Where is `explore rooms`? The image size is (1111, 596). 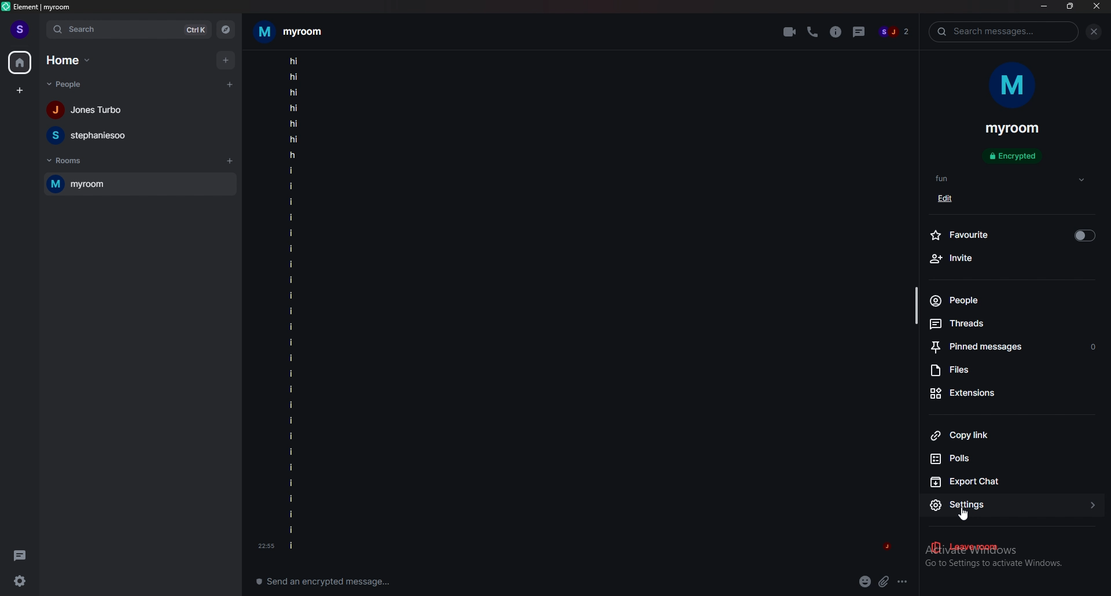 explore rooms is located at coordinates (226, 29).